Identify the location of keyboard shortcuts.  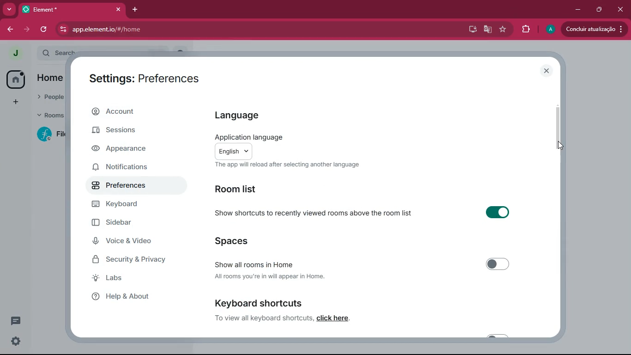
(257, 303).